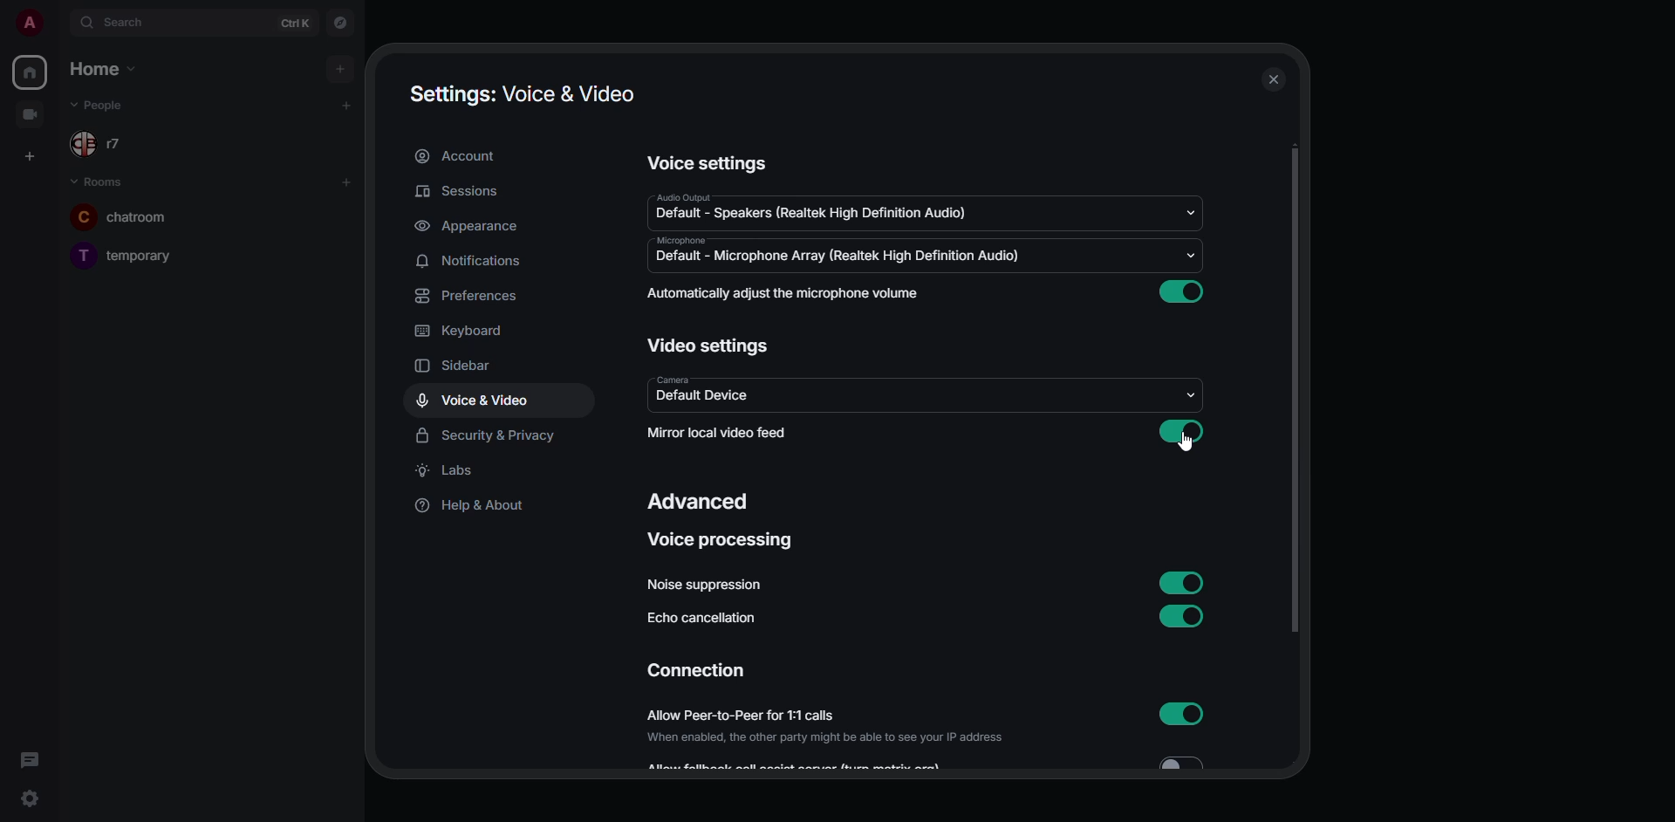 This screenshot has height=822, width=1675. Describe the element at coordinates (27, 157) in the screenshot. I see `create space` at that location.